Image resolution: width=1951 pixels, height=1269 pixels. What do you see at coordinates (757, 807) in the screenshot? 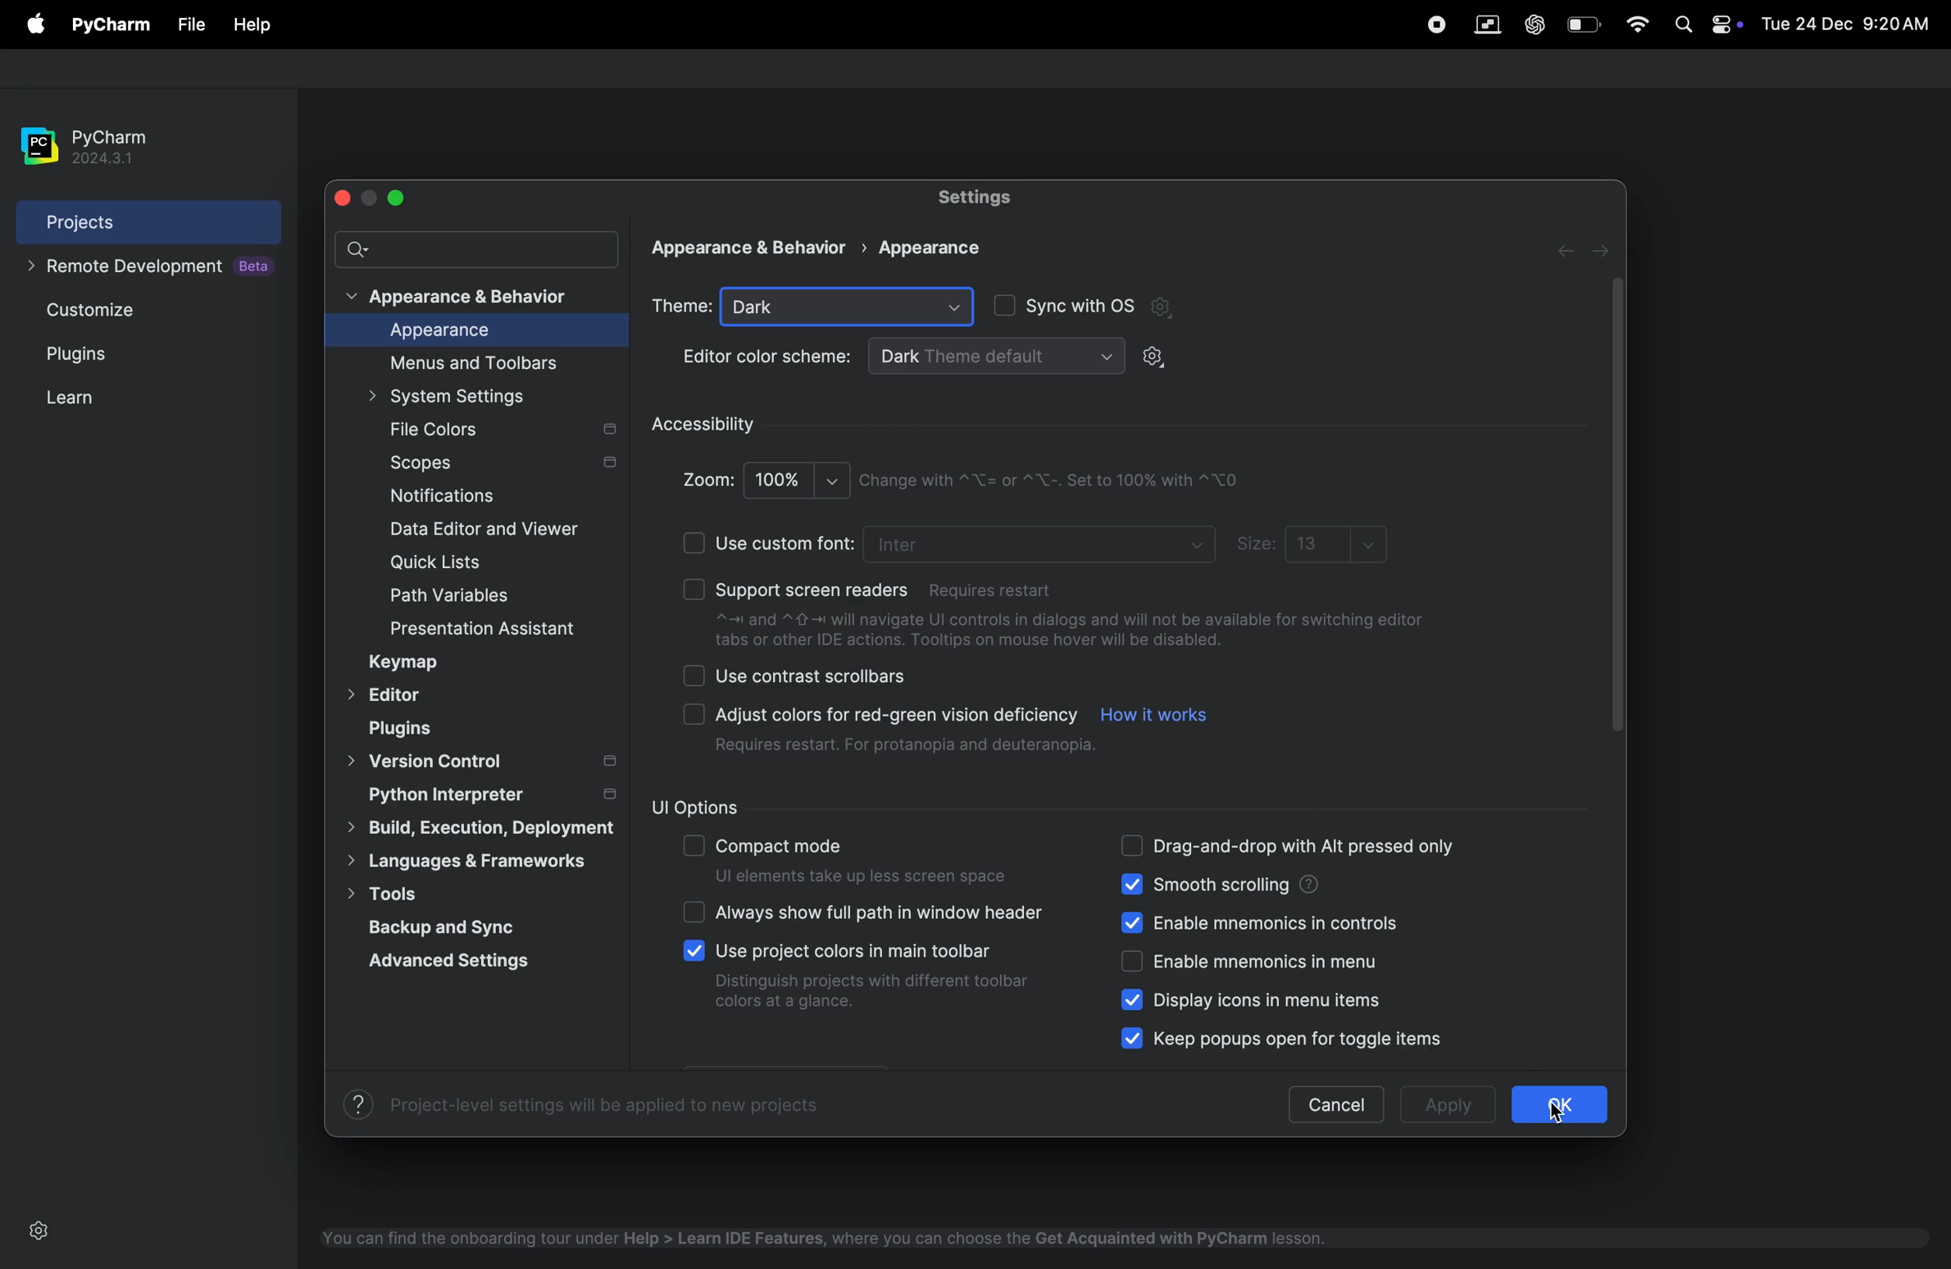
I see `Ui options` at bounding box center [757, 807].